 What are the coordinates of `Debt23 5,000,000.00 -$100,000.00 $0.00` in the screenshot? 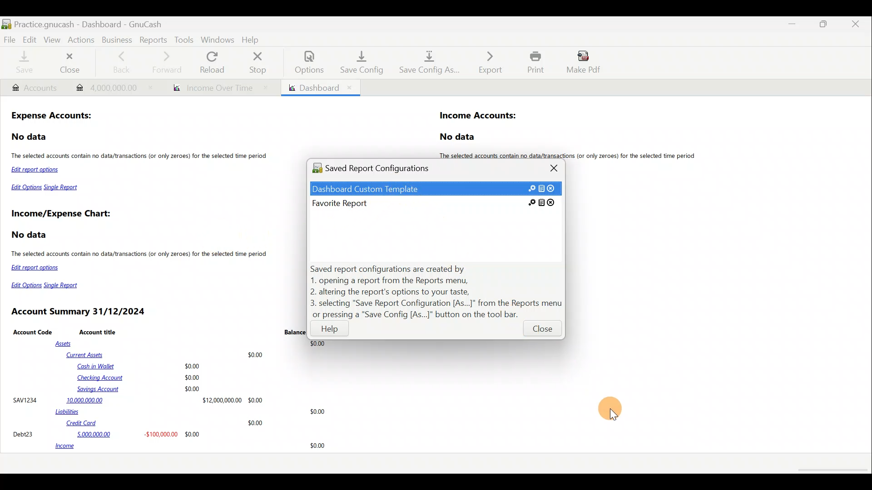 It's located at (107, 434).